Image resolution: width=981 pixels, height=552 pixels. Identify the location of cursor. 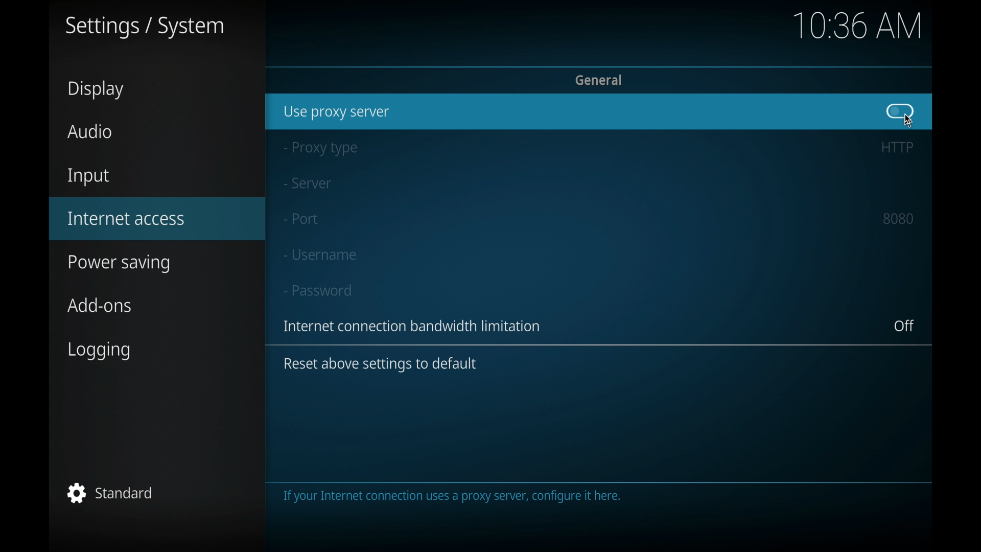
(909, 121).